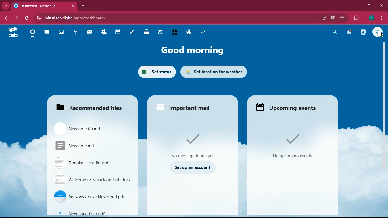  I want to click on home, so click(33, 34).